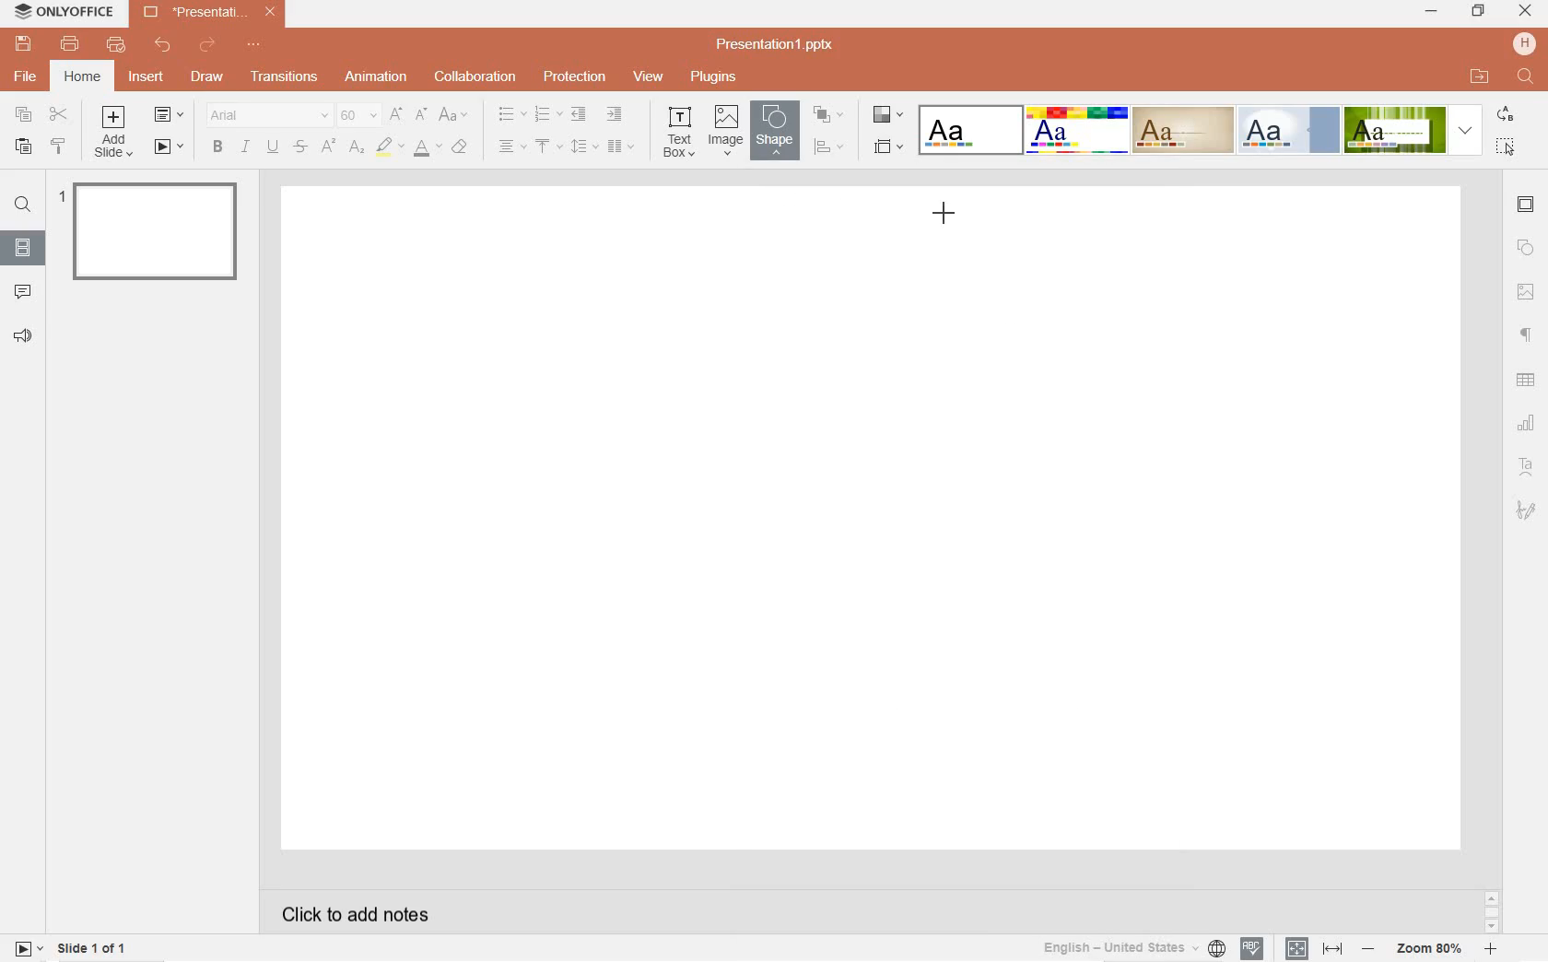  I want to click on HP, so click(1524, 43).